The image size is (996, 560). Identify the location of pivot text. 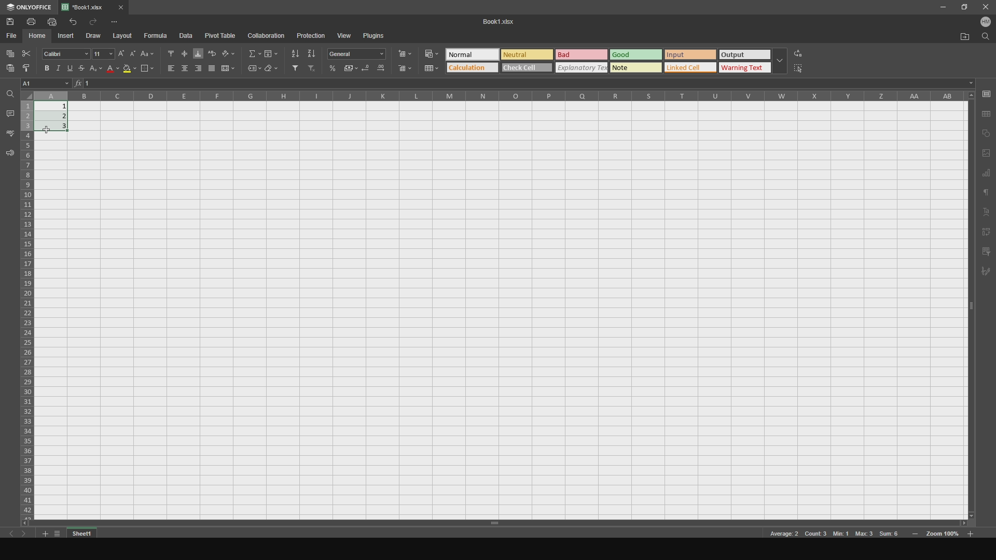
(988, 232).